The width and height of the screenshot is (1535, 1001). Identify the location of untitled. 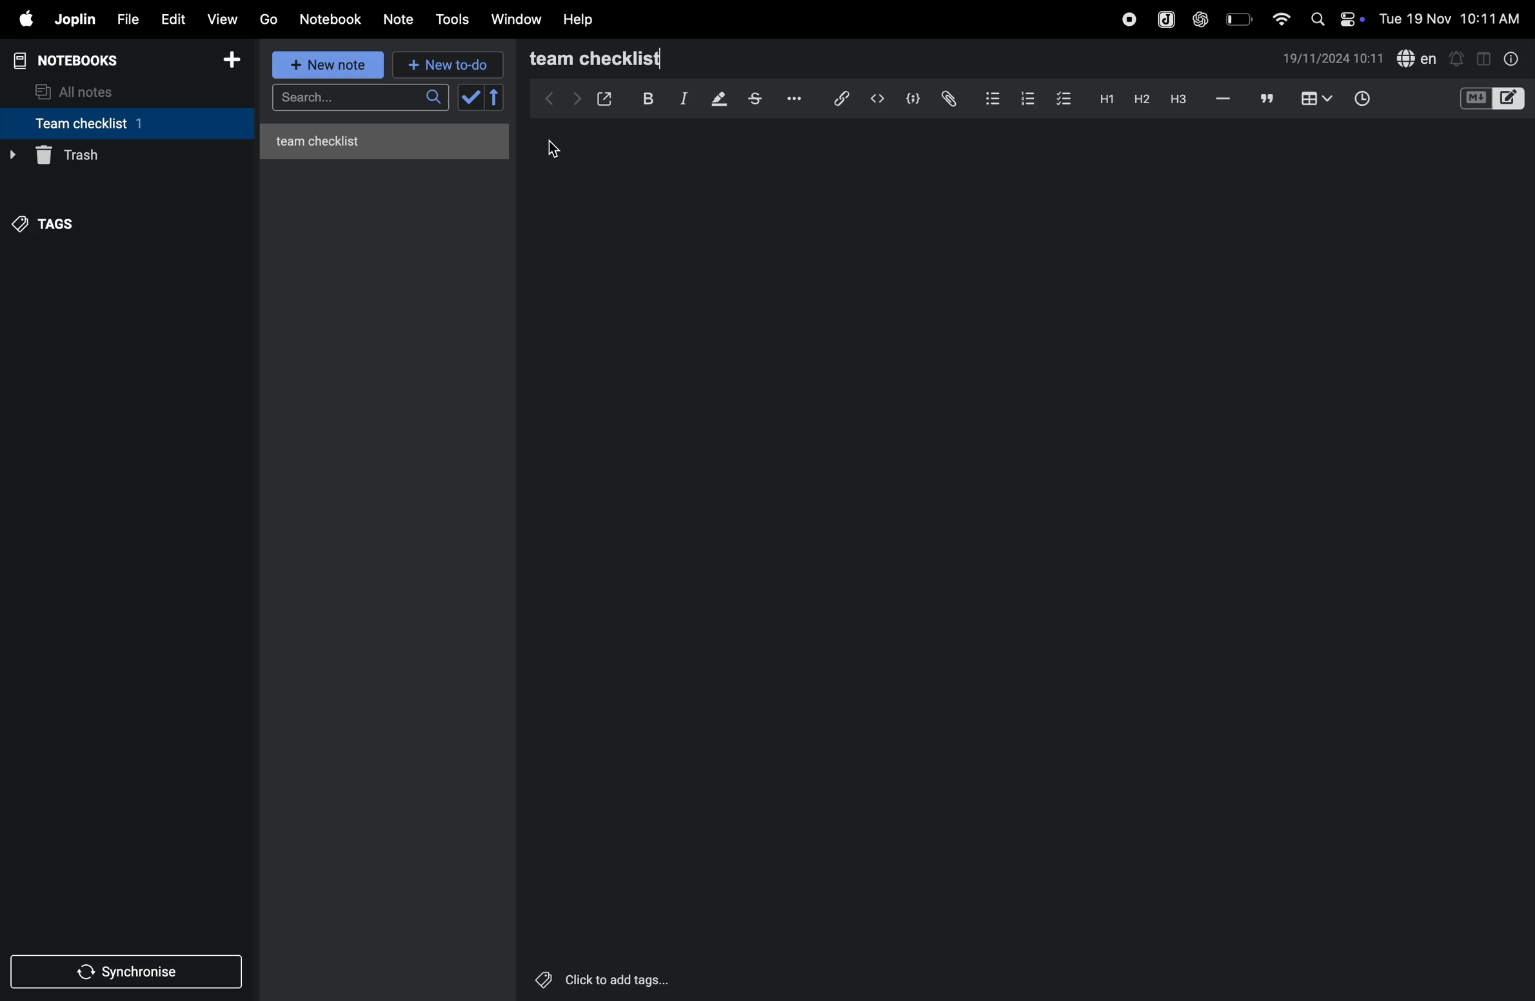
(389, 138).